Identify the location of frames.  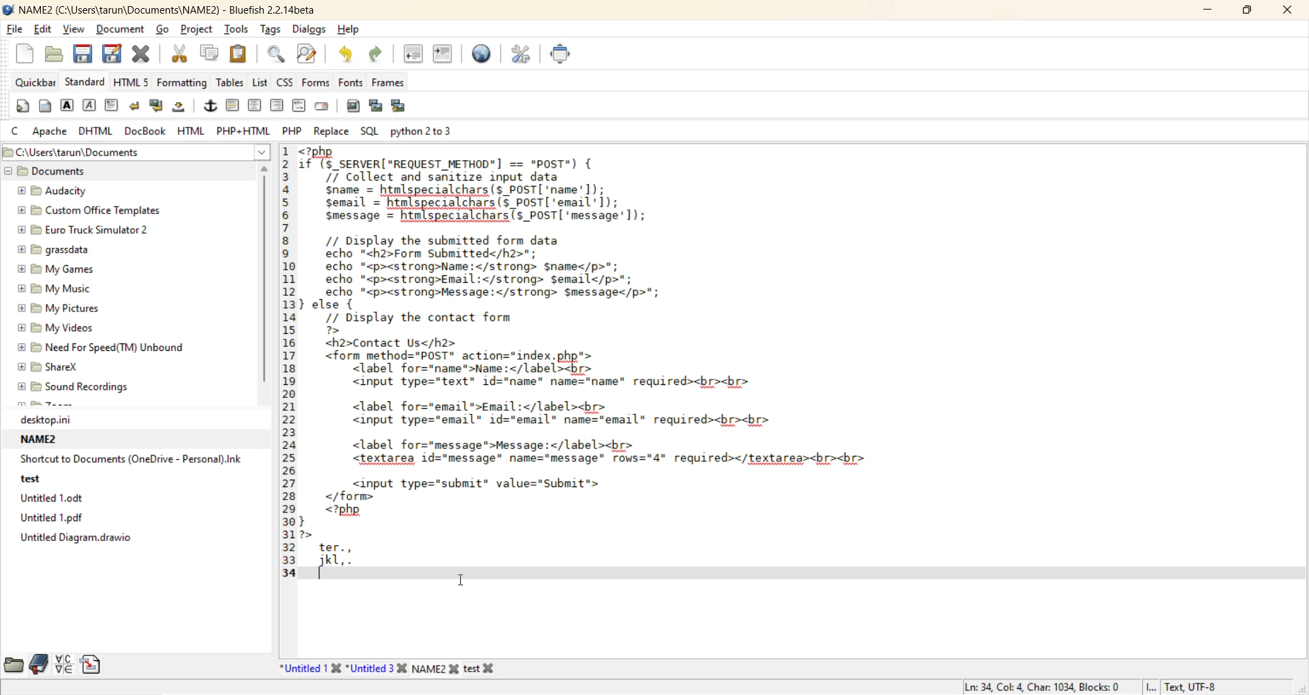
(393, 85).